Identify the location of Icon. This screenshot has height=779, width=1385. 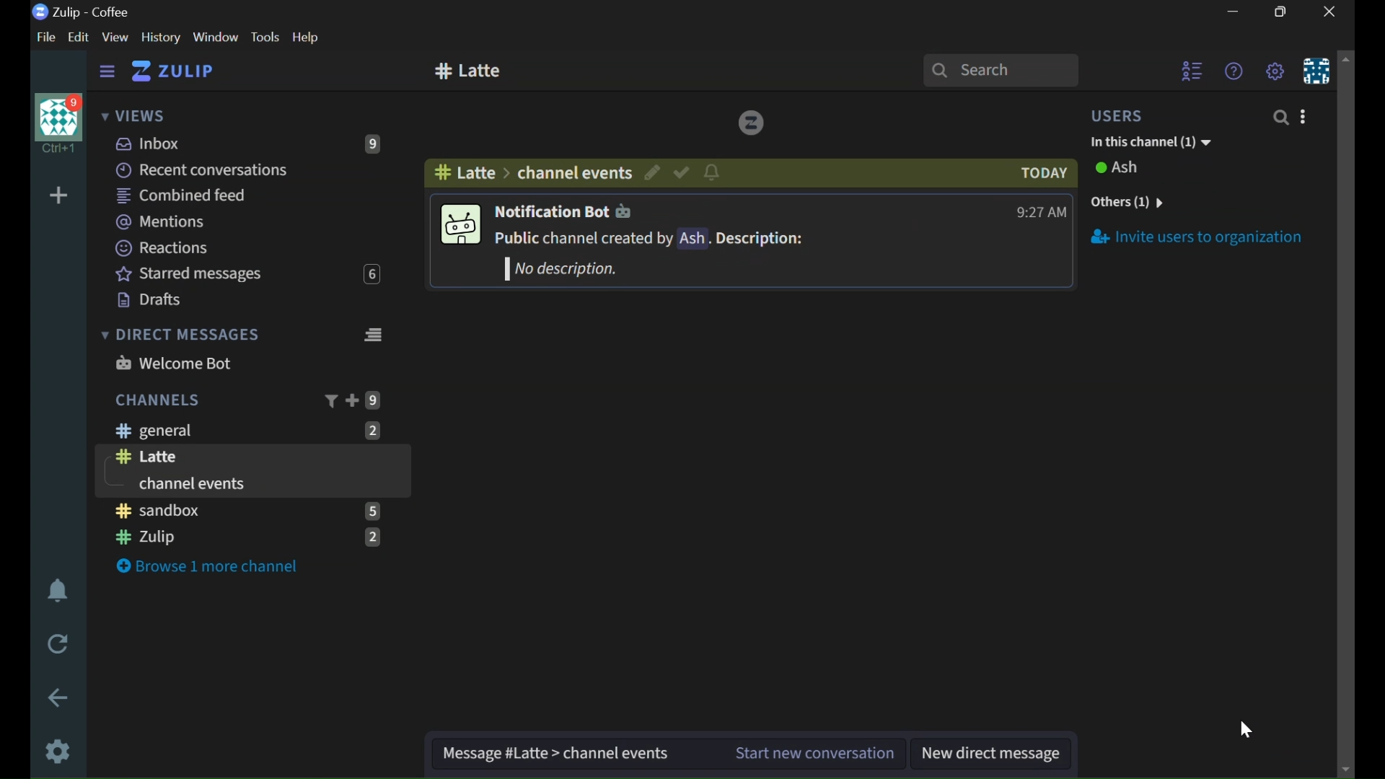
(459, 226).